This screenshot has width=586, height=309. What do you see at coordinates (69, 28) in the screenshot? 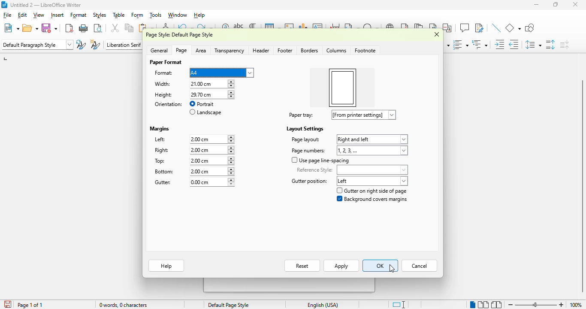
I see `export directly as PDF` at bounding box center [69, 28].